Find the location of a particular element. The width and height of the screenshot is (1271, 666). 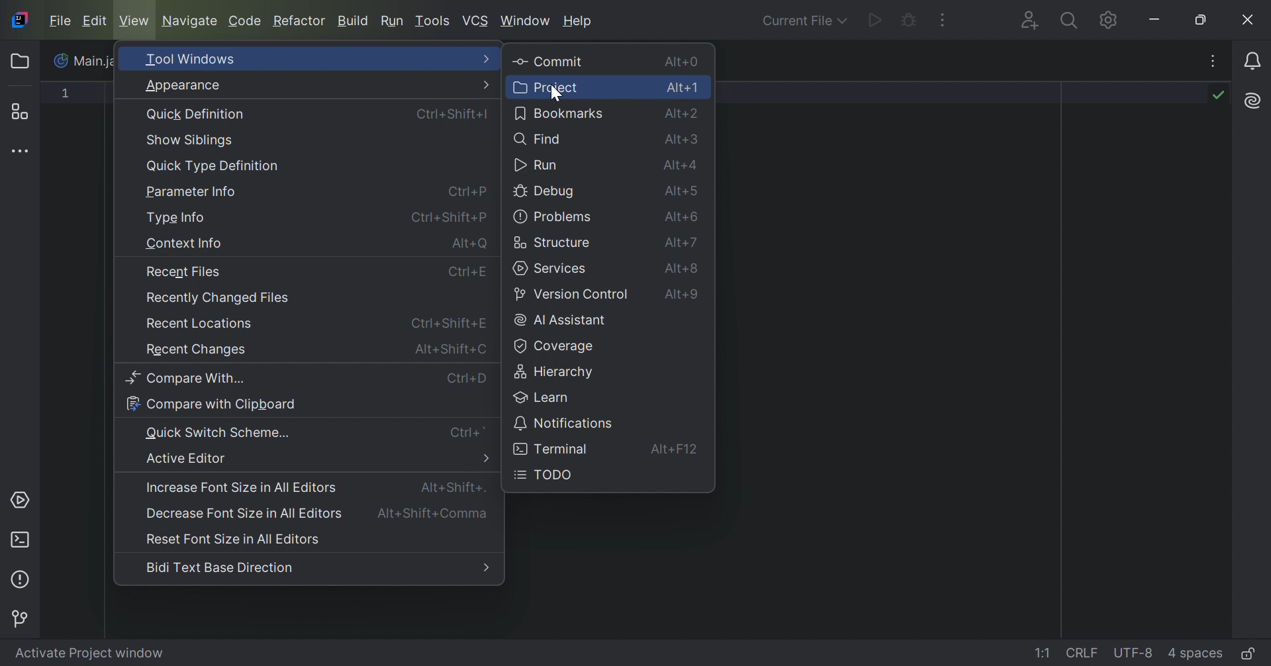

View is located at coordinates (136, 21).